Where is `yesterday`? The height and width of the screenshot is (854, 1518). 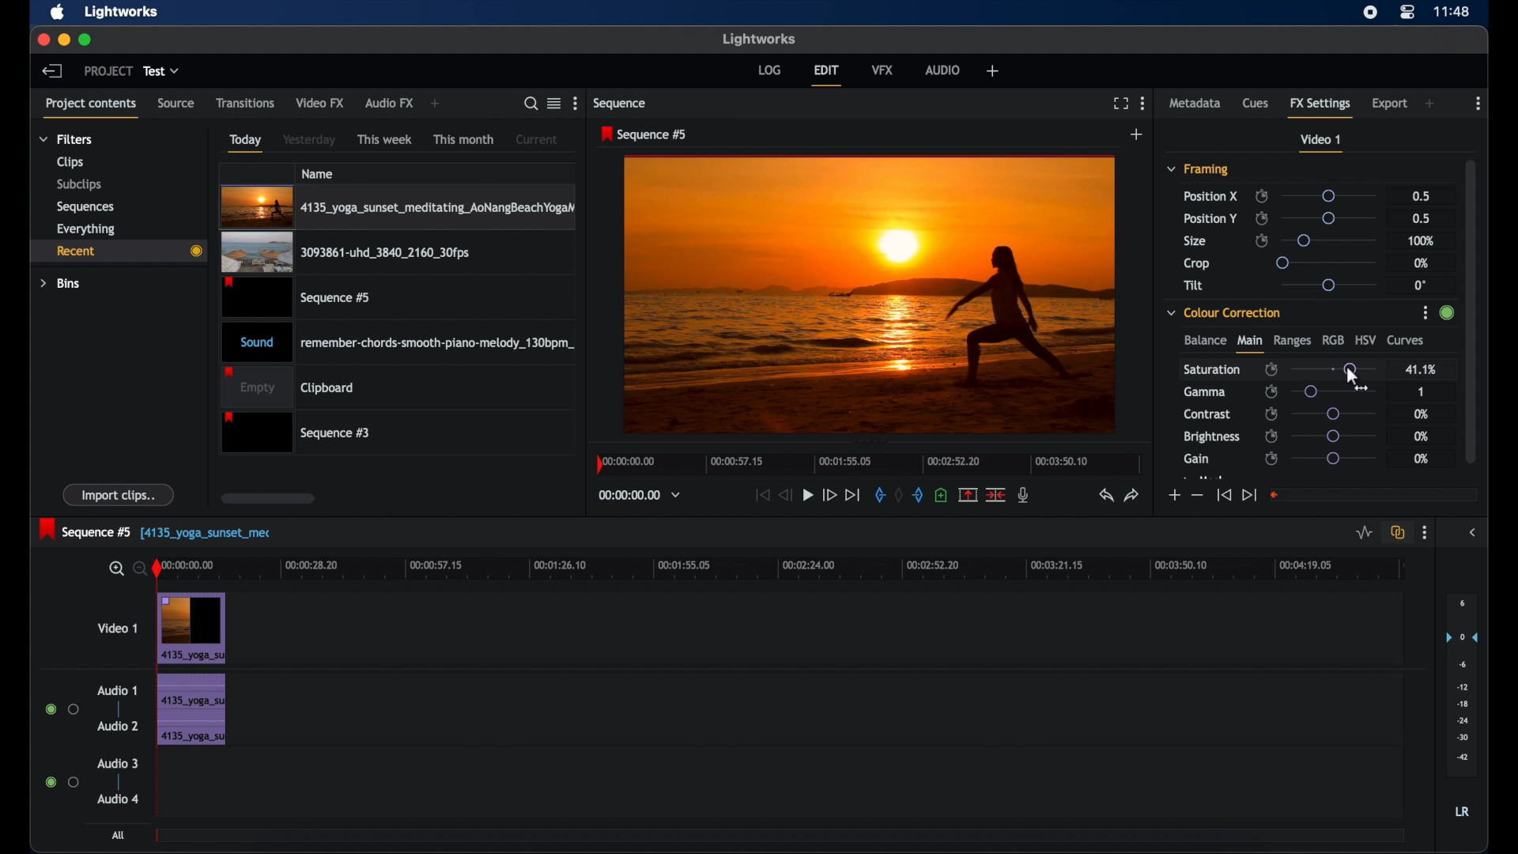
yesterday is located at coordinates (309, 140).